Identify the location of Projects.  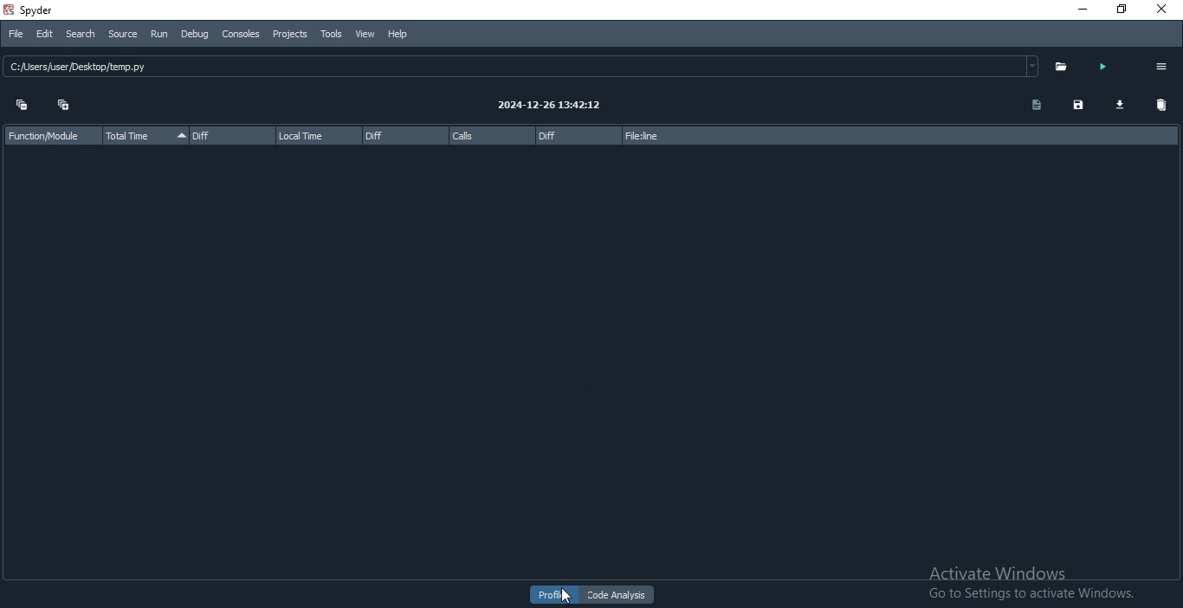
(288, 34).